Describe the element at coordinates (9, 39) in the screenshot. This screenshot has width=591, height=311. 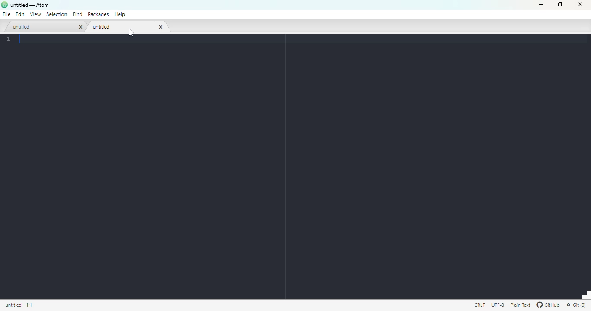
I see `page number` at that location.